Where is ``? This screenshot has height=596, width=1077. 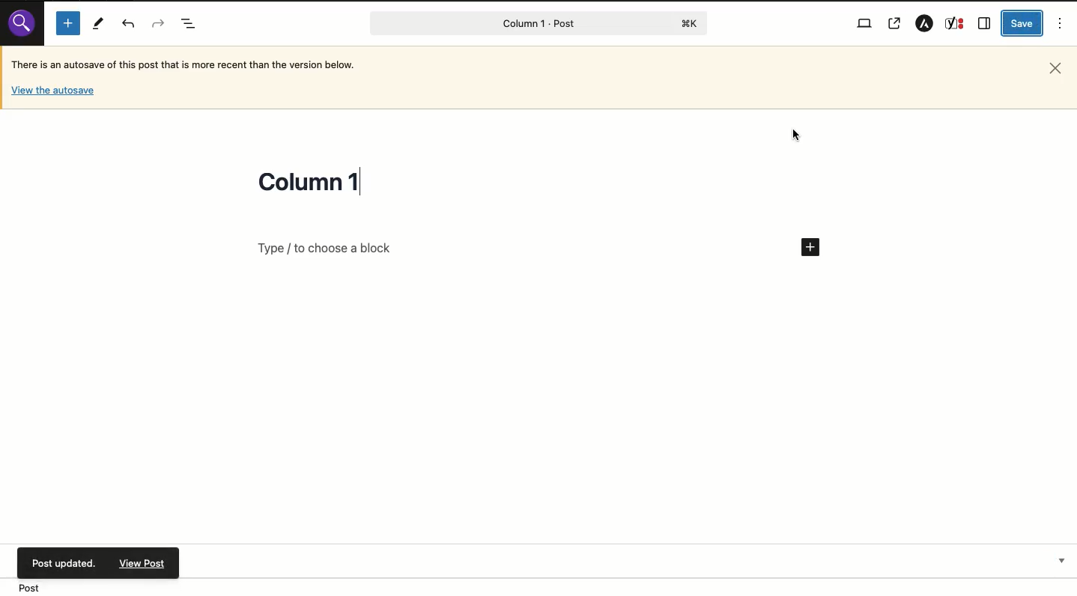
 is located at coordinates (63, 562).